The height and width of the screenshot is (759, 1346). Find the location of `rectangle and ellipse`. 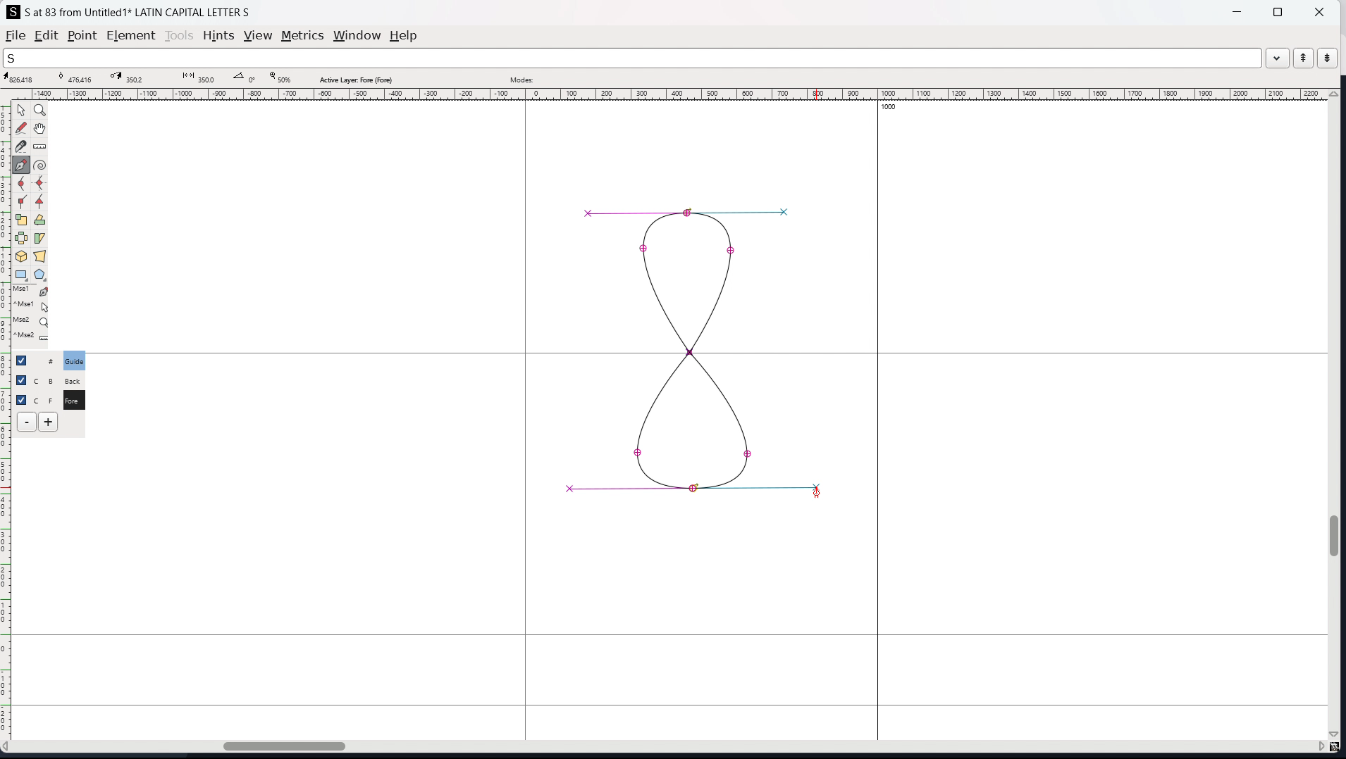

rectangle and ellipse is located at coordinates (22, 275).